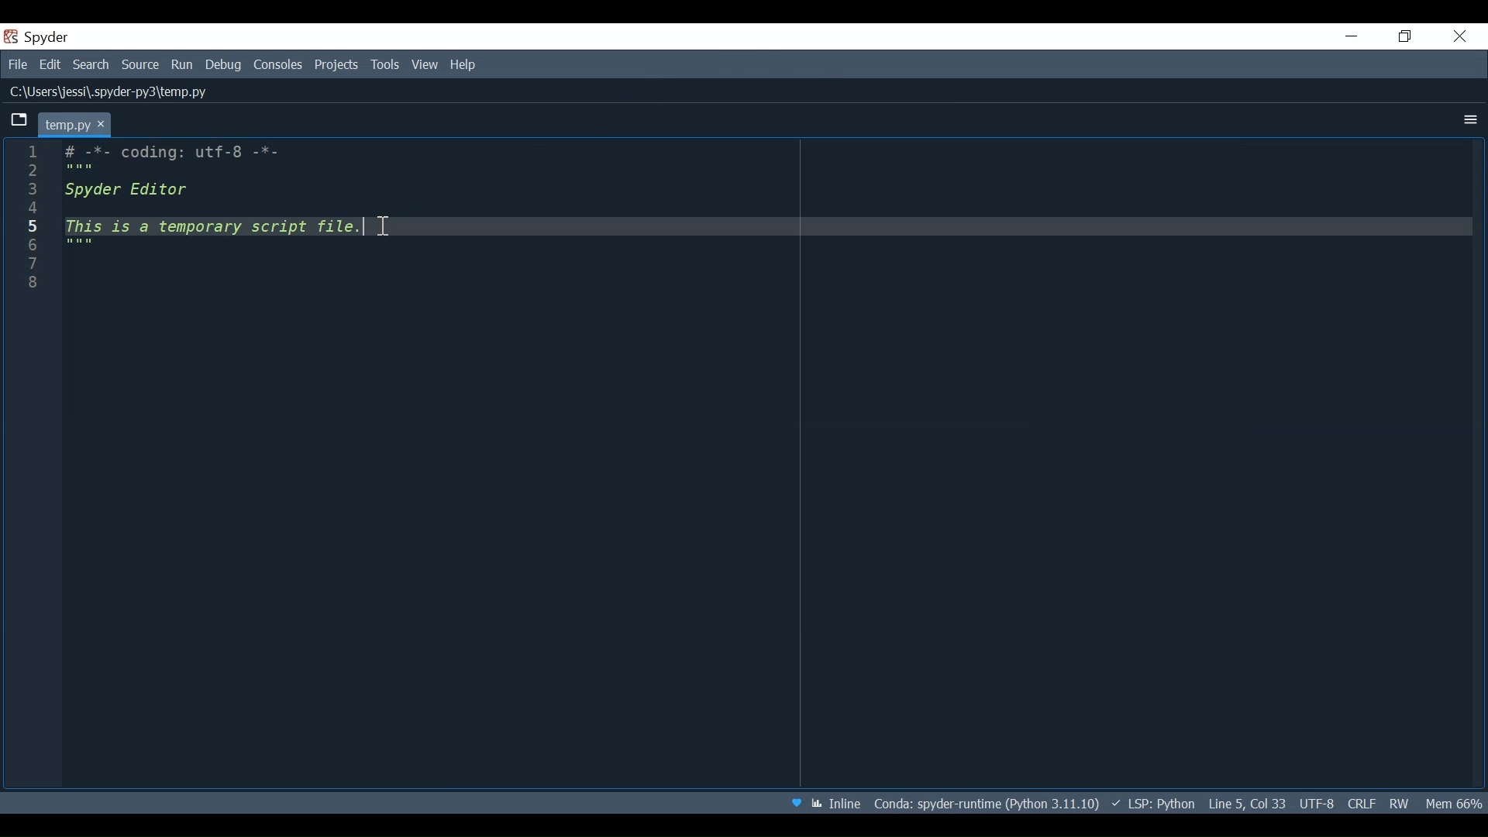 This screenshot has width=1488, height=837. I want to click on Close, so click(1458, 36).